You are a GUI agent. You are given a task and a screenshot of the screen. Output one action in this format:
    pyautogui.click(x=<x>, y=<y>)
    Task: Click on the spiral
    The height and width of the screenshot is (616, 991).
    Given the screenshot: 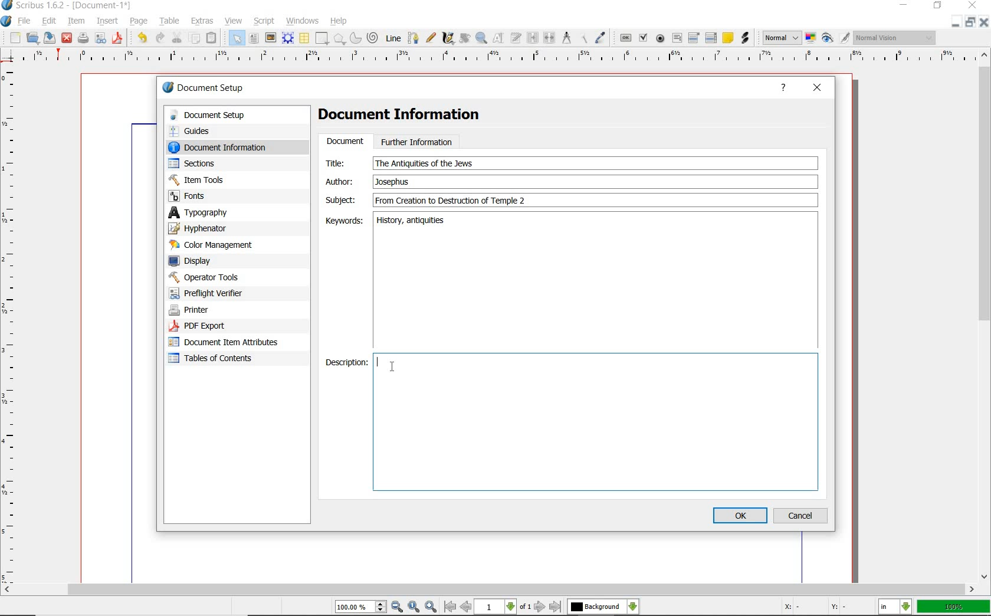 What is the action you would take?
    pyautogui.click(x=374, y=37)
    